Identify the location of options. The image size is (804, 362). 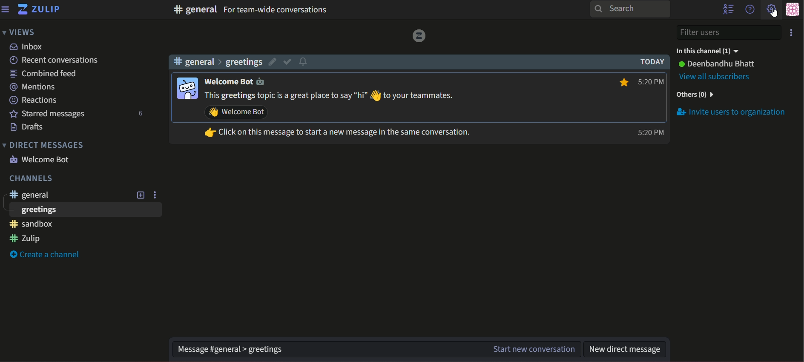
(791, 33).